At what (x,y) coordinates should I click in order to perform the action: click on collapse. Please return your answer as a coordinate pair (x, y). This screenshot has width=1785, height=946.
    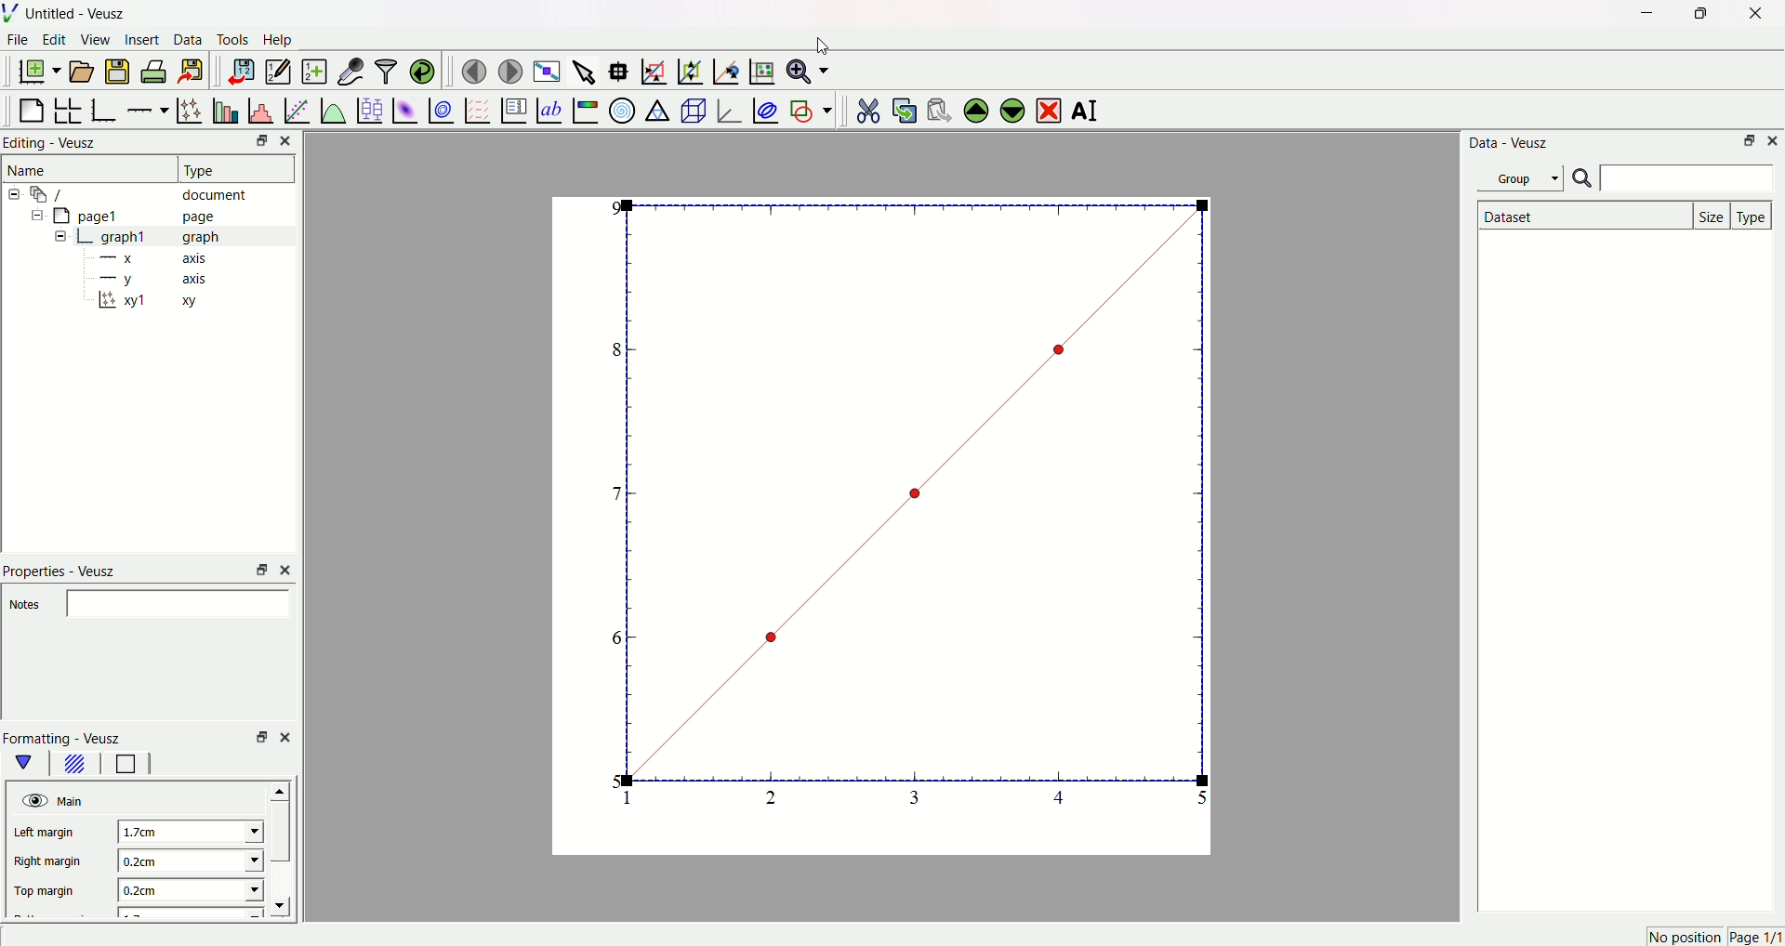
    Looking at the image, I should click on (33, 217).